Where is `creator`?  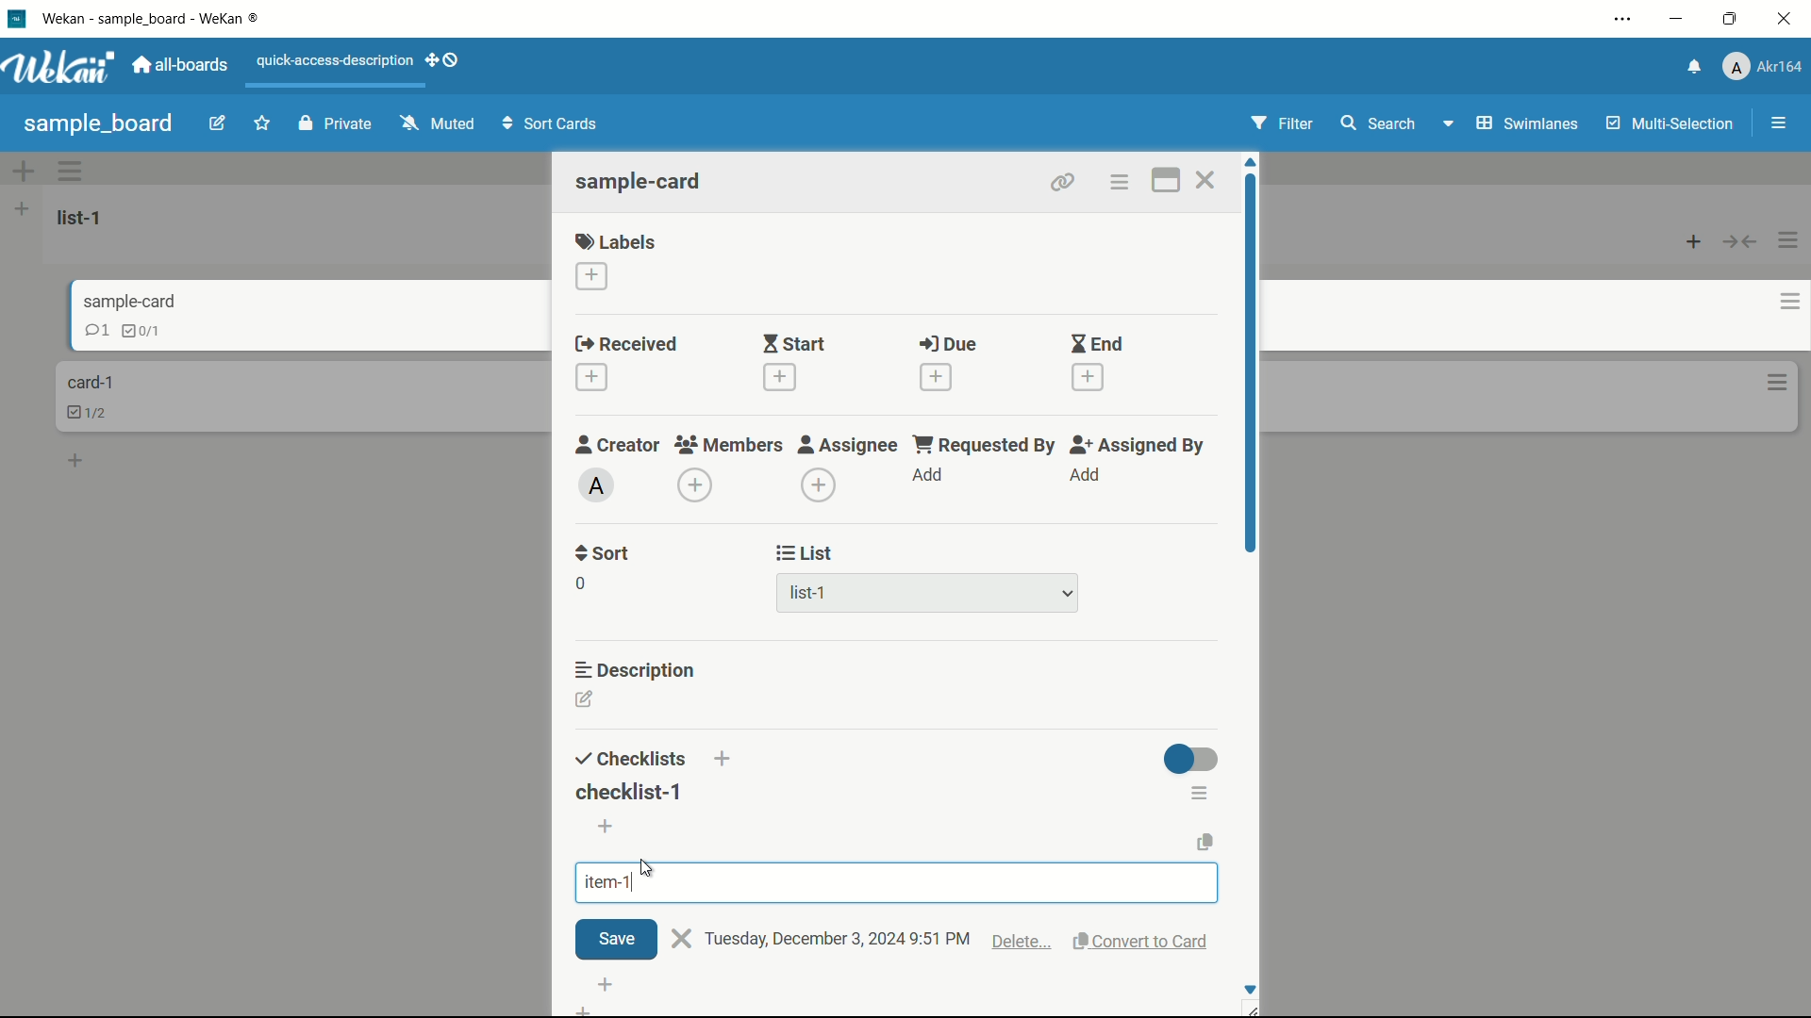
creator is located at coordinates (618, 445).